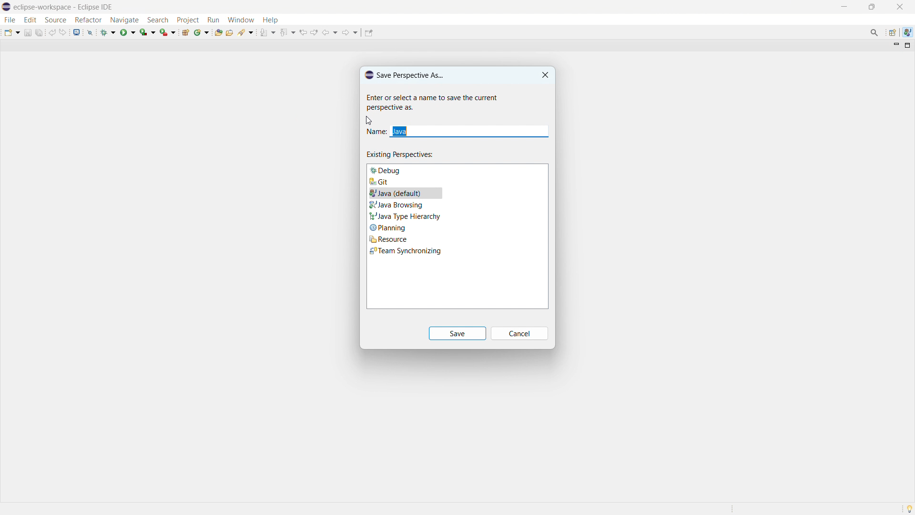 The width and height of the screenshot is (915, 515). Describe the element at coordinates (109, 32) in the screenshot. I see `debug` at that location.